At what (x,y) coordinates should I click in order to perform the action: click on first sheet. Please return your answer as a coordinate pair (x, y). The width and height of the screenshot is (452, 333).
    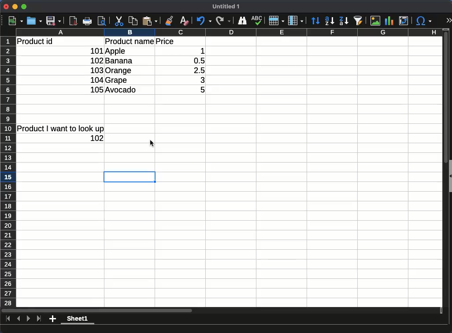
    Looking at the image, I should click on (8, 319).